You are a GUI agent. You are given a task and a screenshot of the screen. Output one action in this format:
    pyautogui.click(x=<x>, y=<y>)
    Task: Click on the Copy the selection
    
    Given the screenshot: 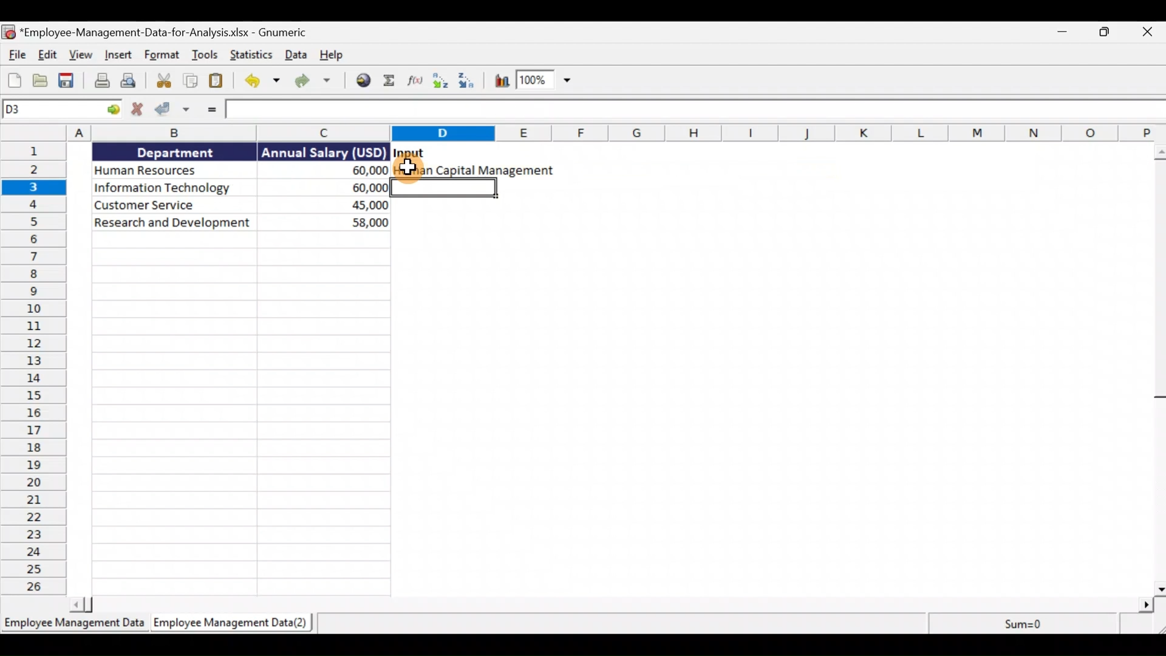 What is the action you would take?
    pyautogui.click(x=191, y=80)
    